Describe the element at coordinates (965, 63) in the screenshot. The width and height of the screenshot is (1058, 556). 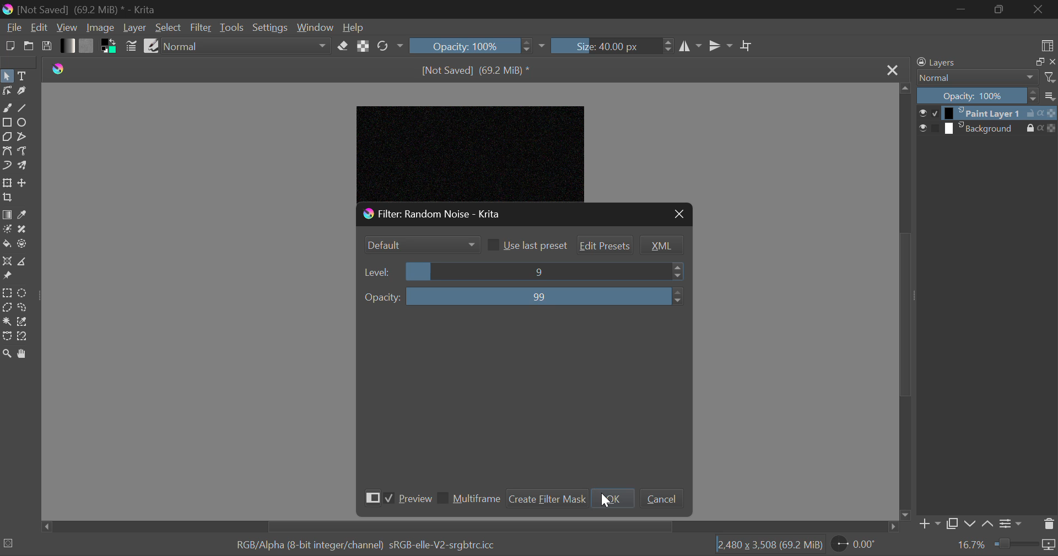
I see `Layers Docker Tab` at that location.